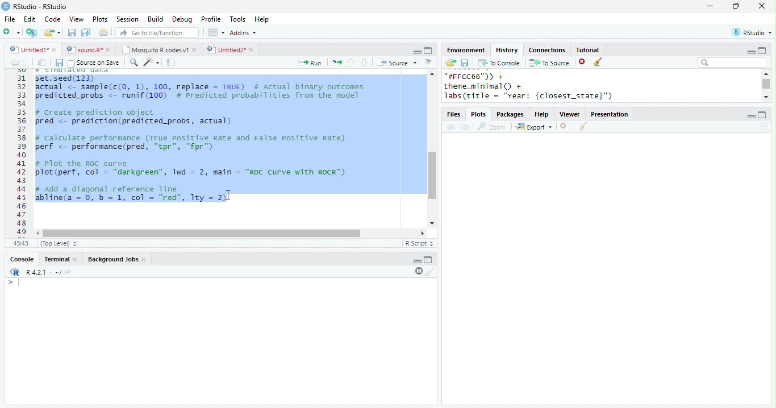  What do you see at coordinates (101, 19) in the screenshot?
I see `Plots` at bounding box center [101, 19].